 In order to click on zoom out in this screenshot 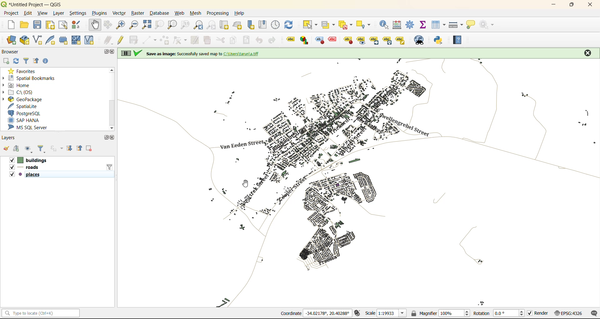, I will do `click(134, 25)`.